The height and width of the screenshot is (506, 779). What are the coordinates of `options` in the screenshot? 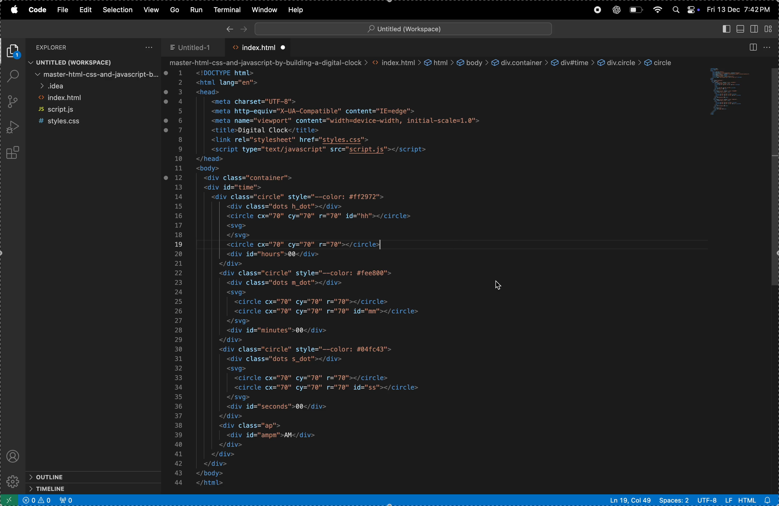 It's located at (147, 47).